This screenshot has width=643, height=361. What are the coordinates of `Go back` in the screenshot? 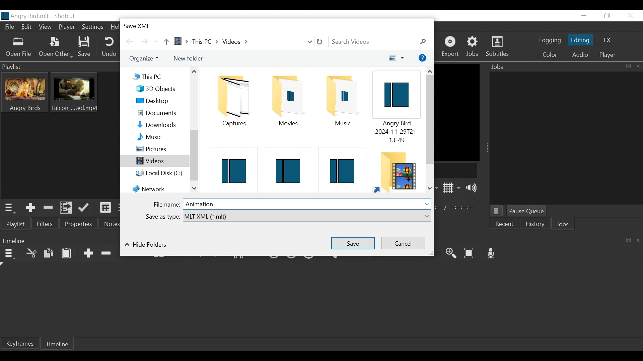 It's located at (130, 41).